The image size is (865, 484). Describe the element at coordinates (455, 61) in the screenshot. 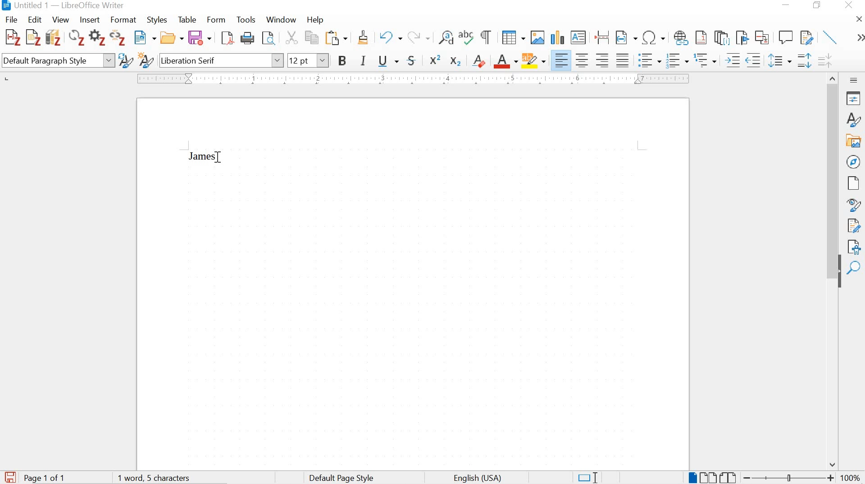

I see `subscript` at that location.